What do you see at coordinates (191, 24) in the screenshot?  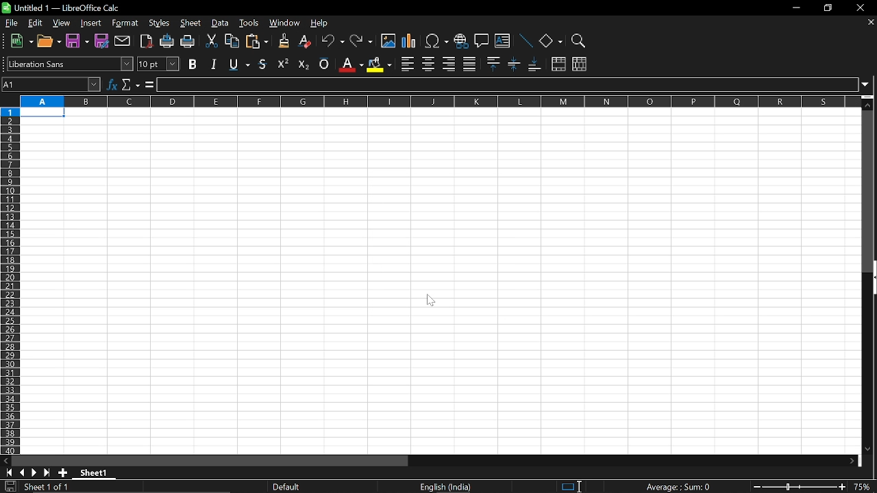 I see `sheet` at bounding box center [191, 24].